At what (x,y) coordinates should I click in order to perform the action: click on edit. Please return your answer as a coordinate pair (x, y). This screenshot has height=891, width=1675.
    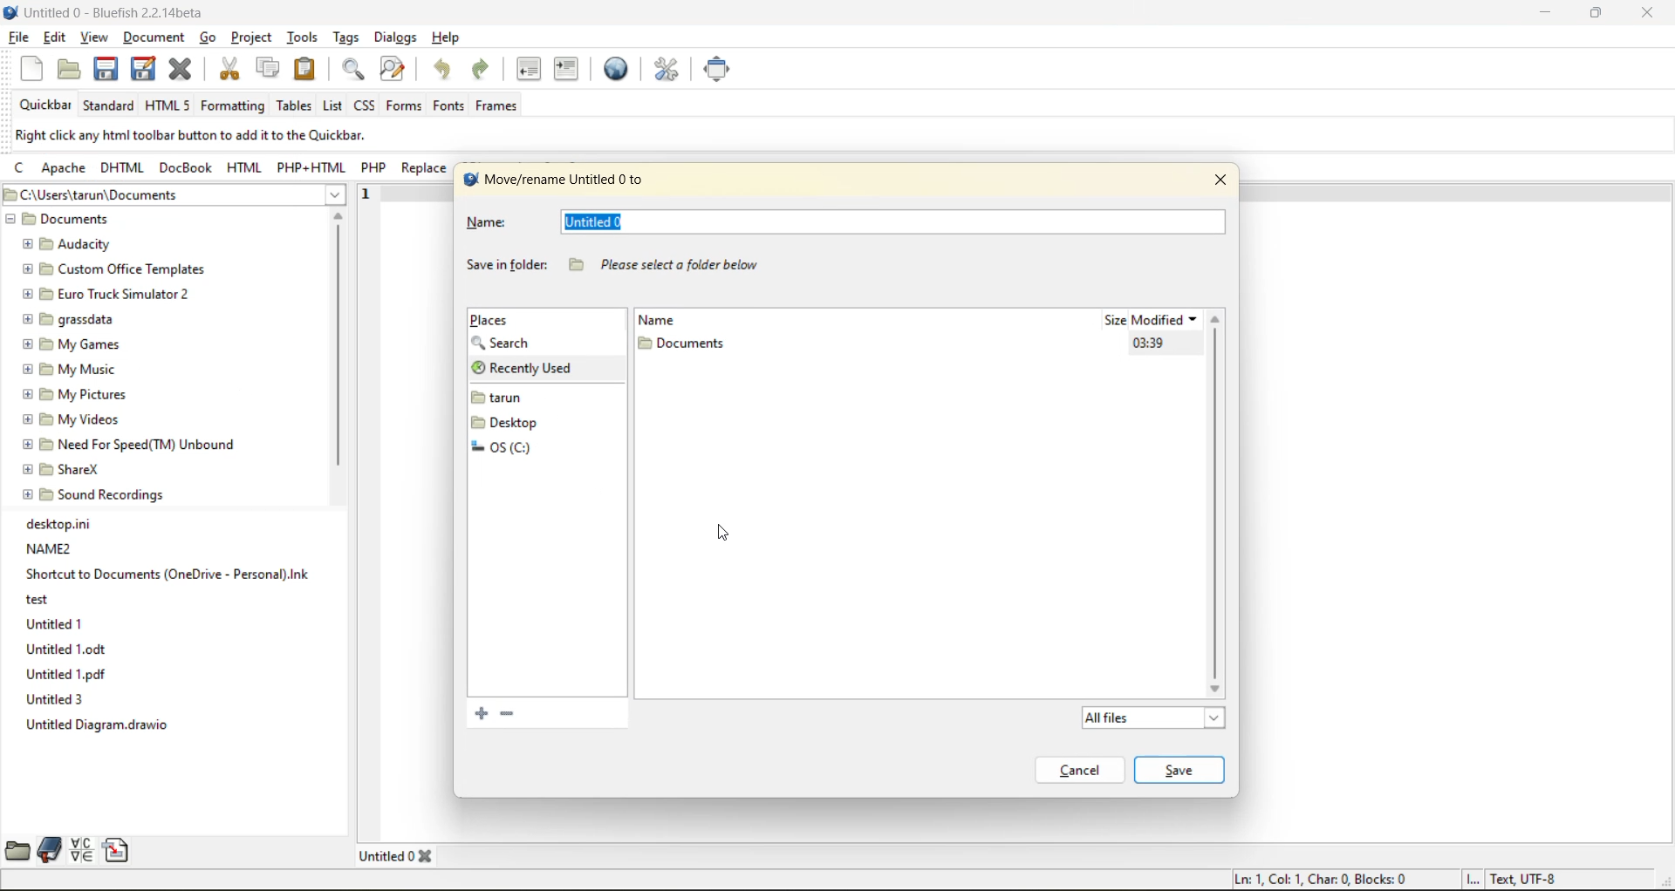
    Looking at the image, I should click on (58, 37).